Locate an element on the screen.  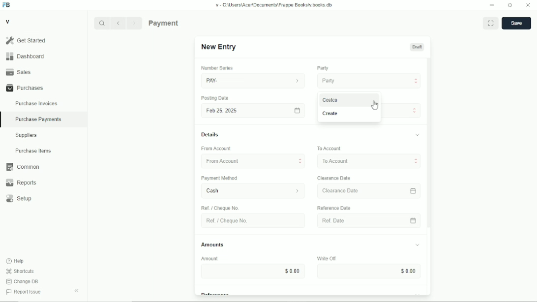
Frappe Books logo is located at coordinates (6, 5).